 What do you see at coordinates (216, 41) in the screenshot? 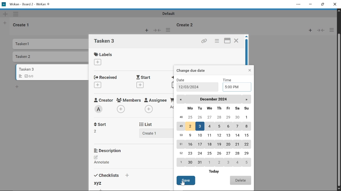
I see `Card actions` at bounding box center [216, 41].